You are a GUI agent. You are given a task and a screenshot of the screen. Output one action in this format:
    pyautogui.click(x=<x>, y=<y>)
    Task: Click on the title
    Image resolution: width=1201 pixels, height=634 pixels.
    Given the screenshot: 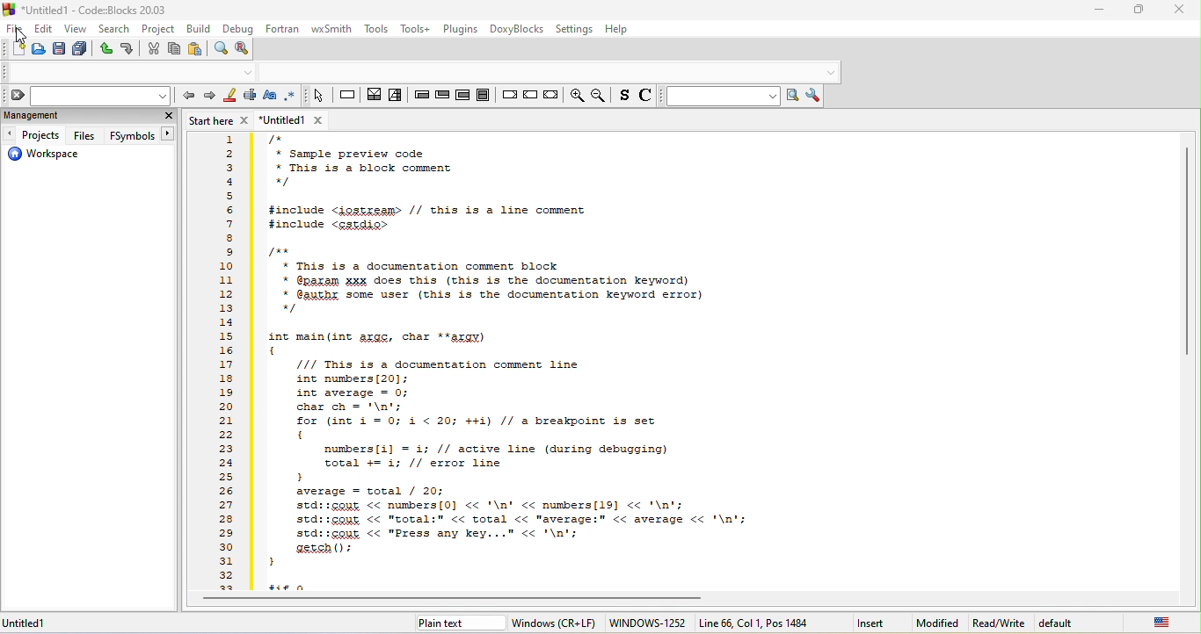 What is the action you would take?
    pyautogui.click(x=91, y=10)
    